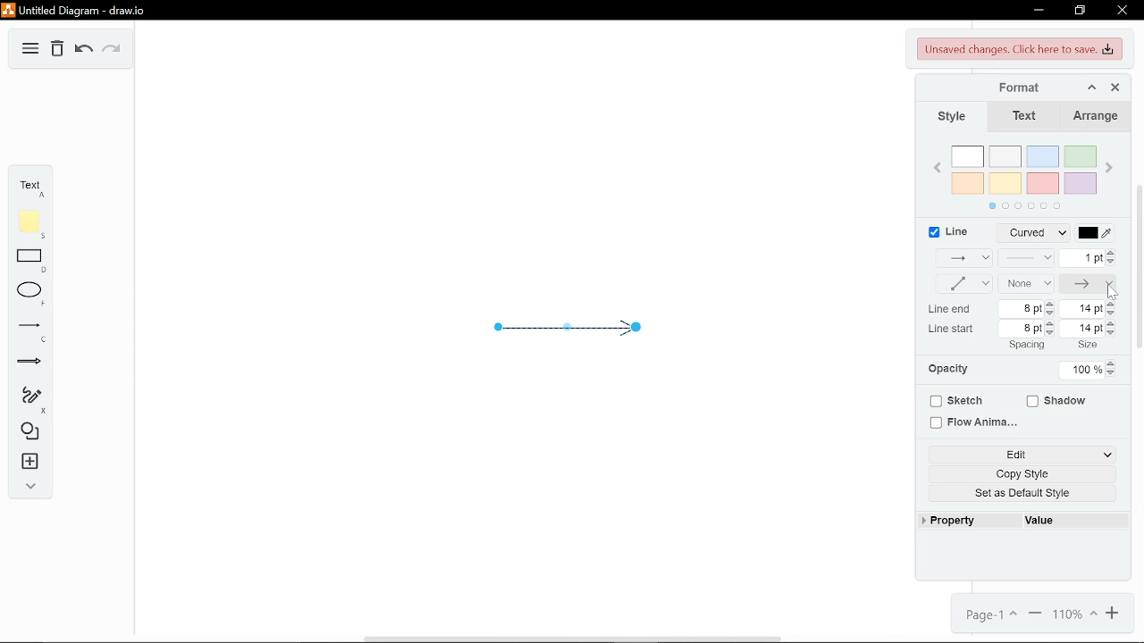 This screenshot has height=643, width=1144. Describe the element at coordinates (1083, 328) in the screenshot. I see `Current line start size` at that location.